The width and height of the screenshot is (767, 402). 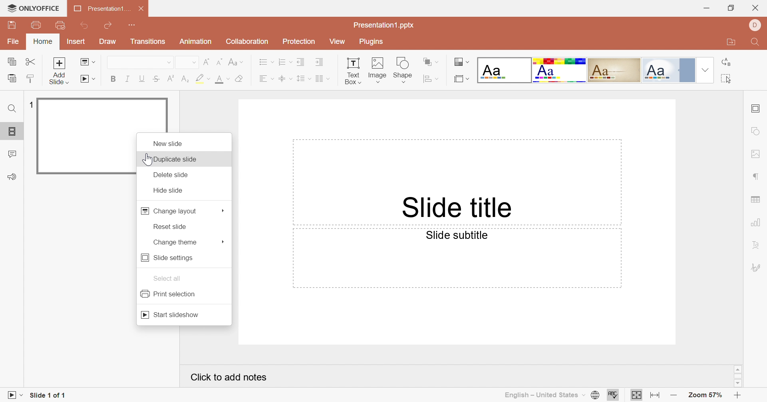 What do you see at coordinates (757, 177) in the screenshot?
I see `Paragraph settings` at bounding box center [757, 177].